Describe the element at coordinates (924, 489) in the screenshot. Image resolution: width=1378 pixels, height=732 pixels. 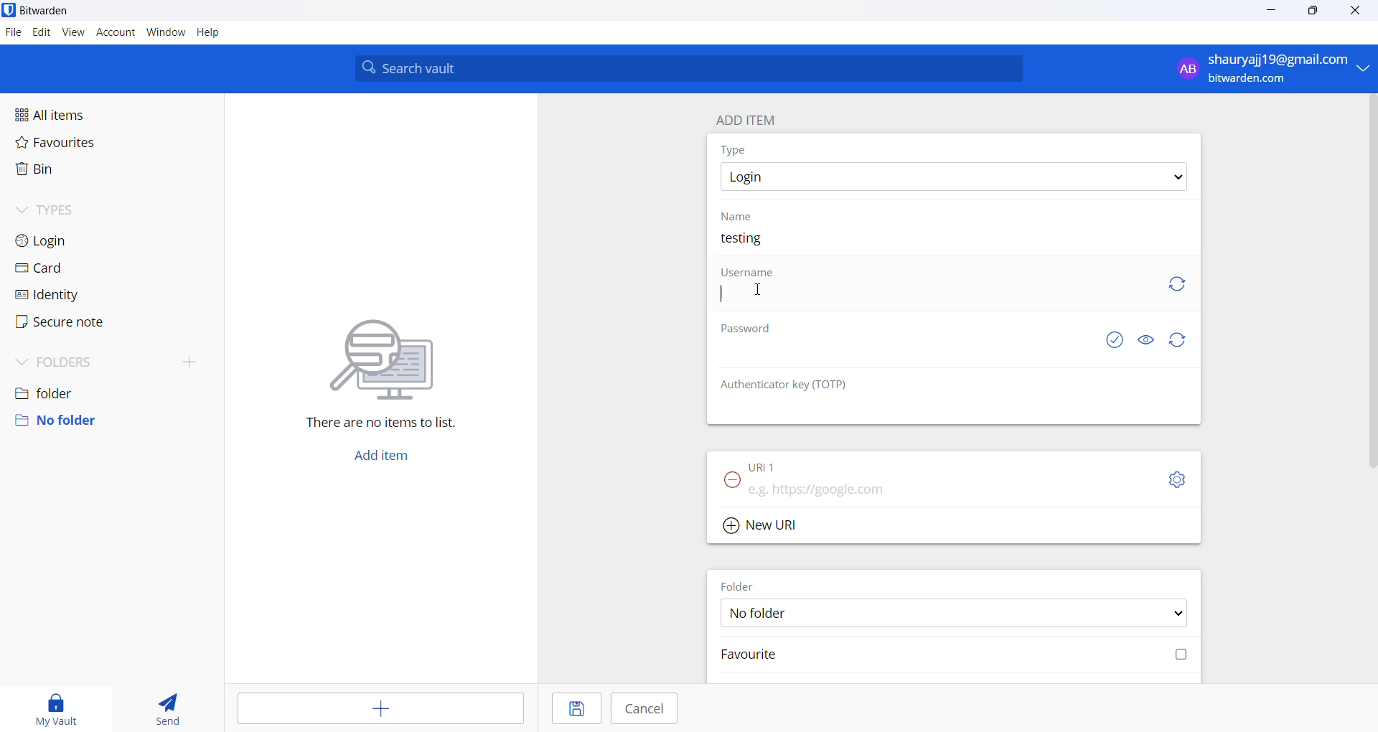
I see `URL input` at that location.